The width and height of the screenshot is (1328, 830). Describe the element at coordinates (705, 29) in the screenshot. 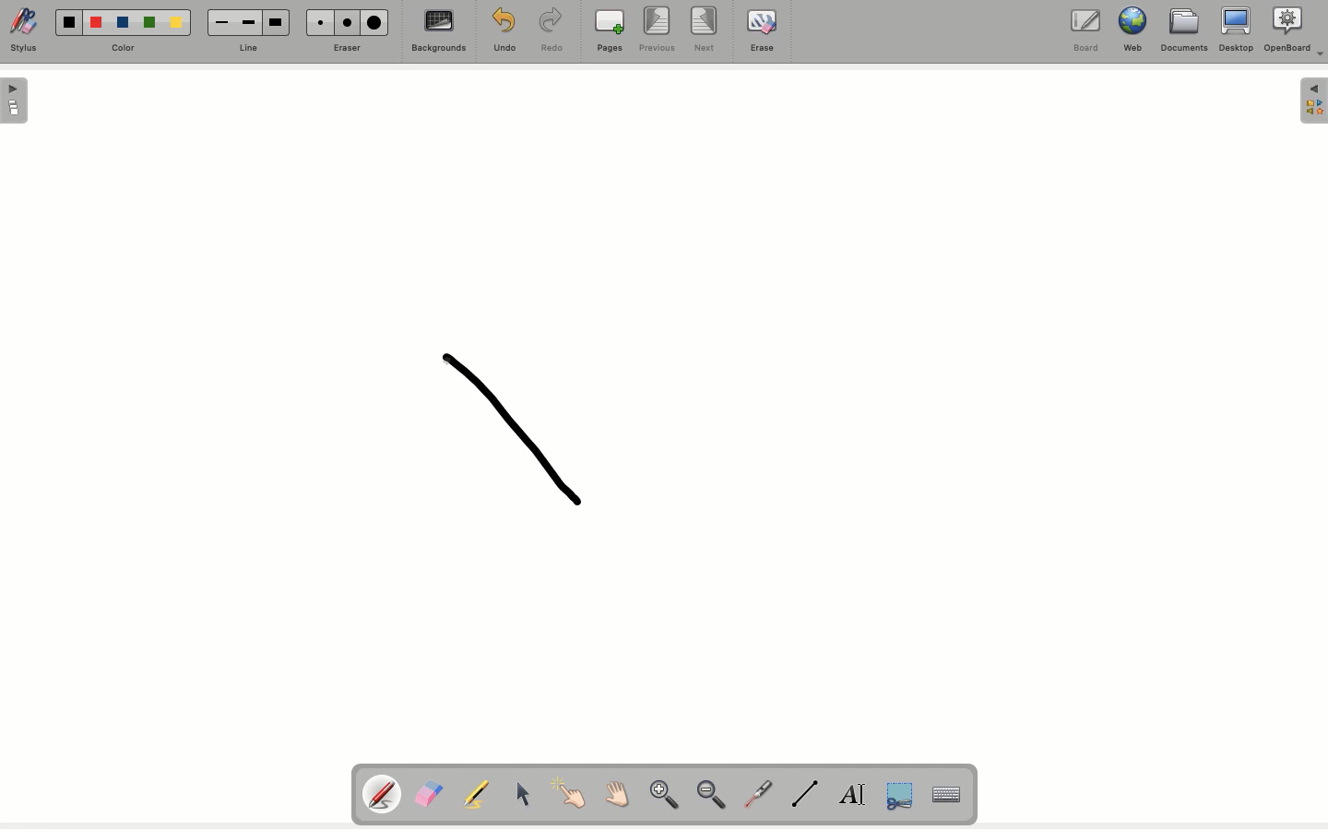

I see `Next` at that location.